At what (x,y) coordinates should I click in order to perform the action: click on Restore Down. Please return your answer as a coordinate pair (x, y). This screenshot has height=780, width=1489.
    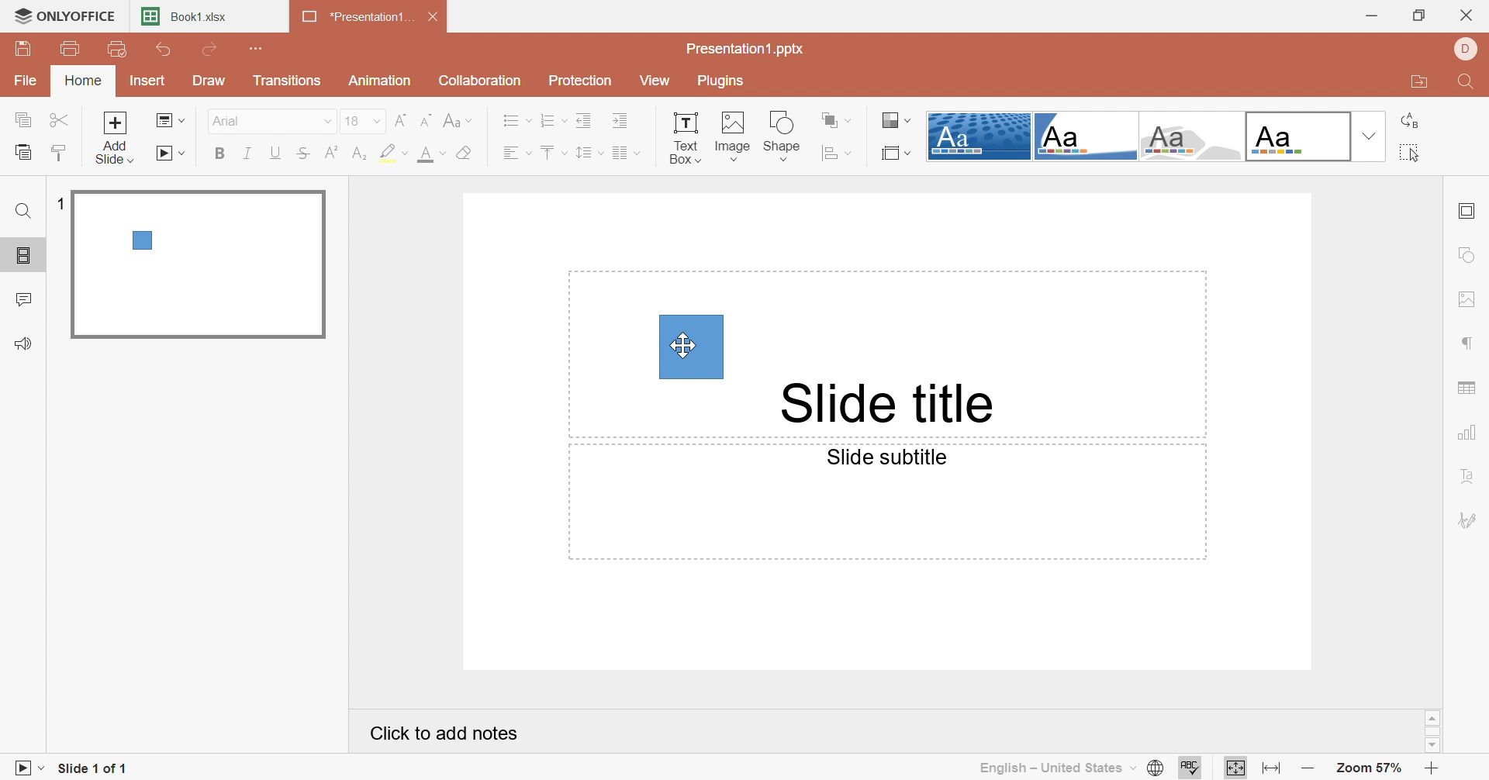
    Looking at the image, I should click on (1423, 16).